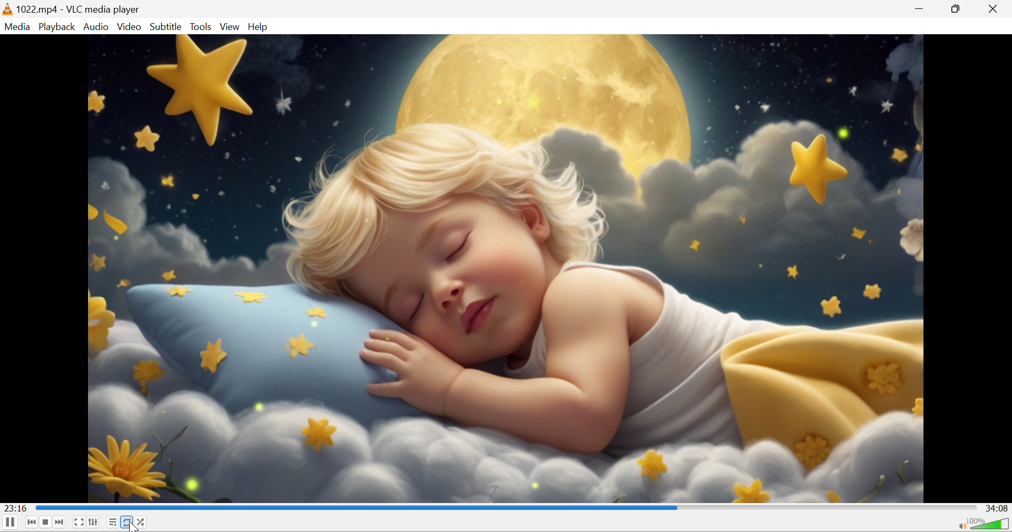 The height and width of the screenshot is (532, 1012). I want to click on Audio, so click(97, 27).